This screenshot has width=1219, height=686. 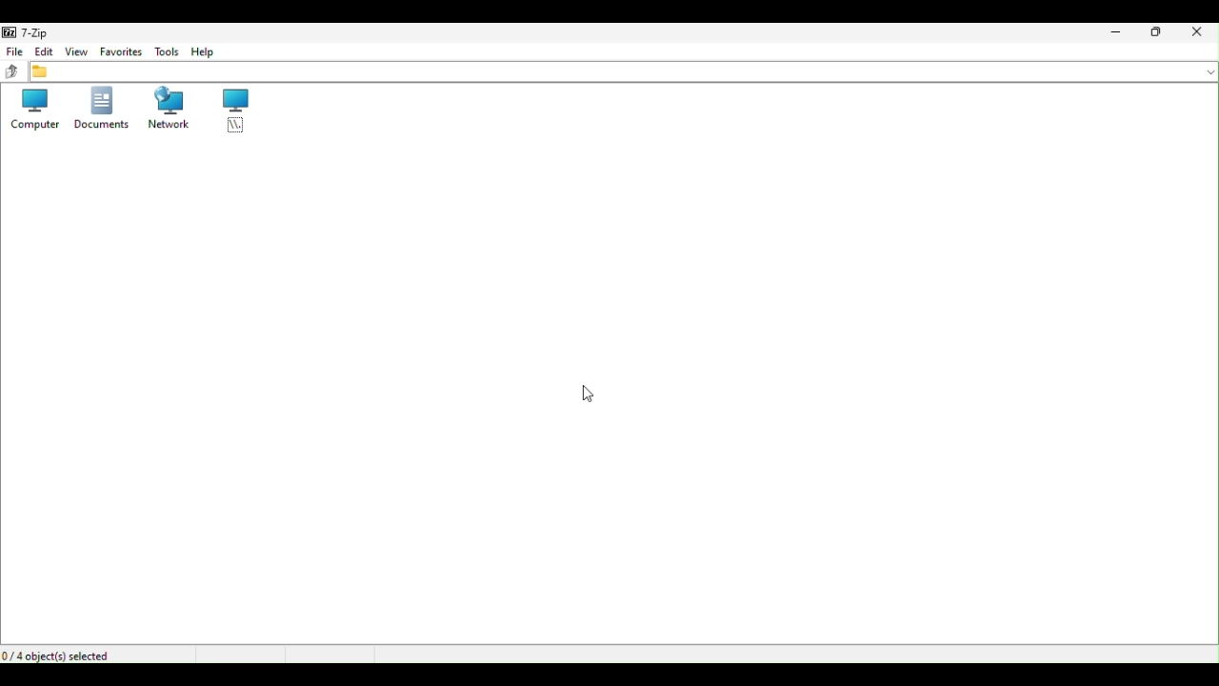 What do you see at coordinates (167, 53) in the screenshot?
I see `Tools` at bounding box center [167, 53].